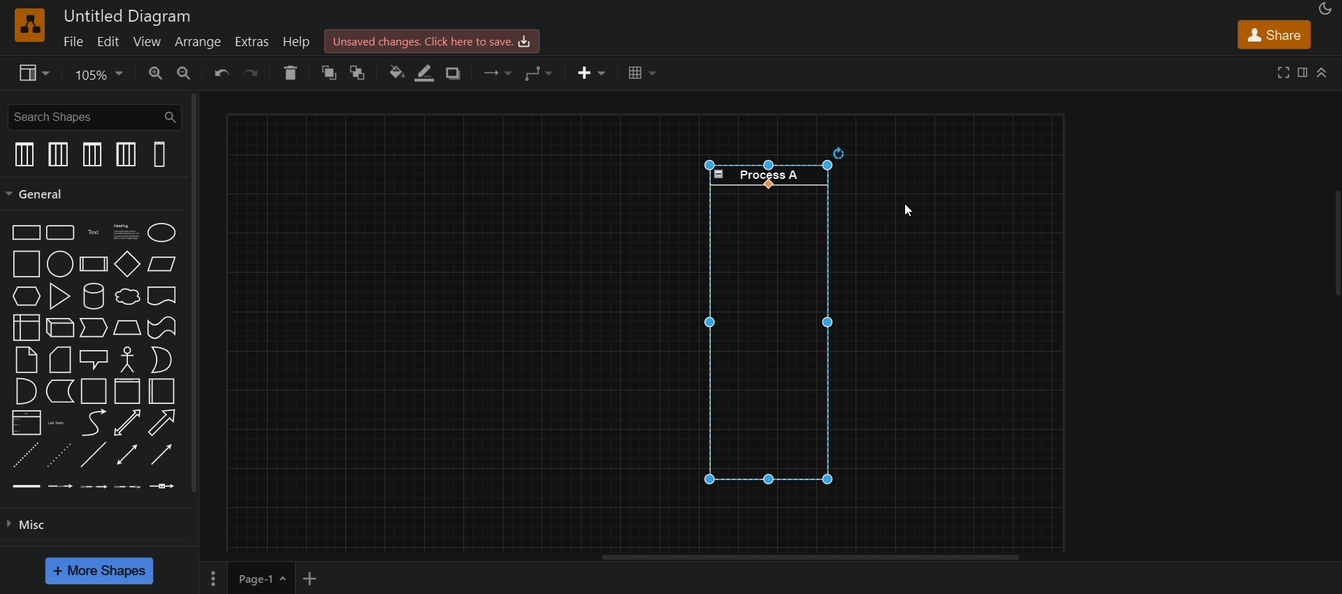 Image resolution: width=1342 pixels, height=594 pixels. Describe the element at coordinates (57, 329) in the screenshot. I see `cube` at that location.